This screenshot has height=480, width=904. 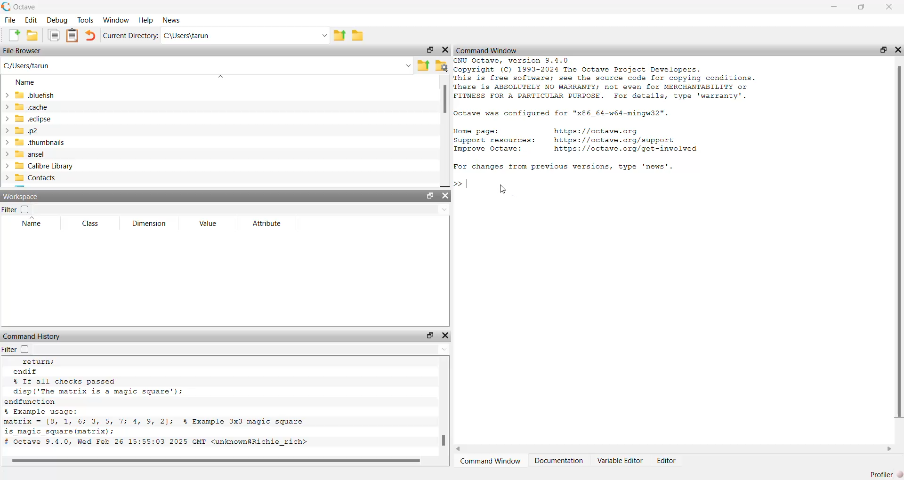 What do you see at coordinates (38, 166) in the screenshot?
I see `Calibre Library` at bounding box center [38, 166].